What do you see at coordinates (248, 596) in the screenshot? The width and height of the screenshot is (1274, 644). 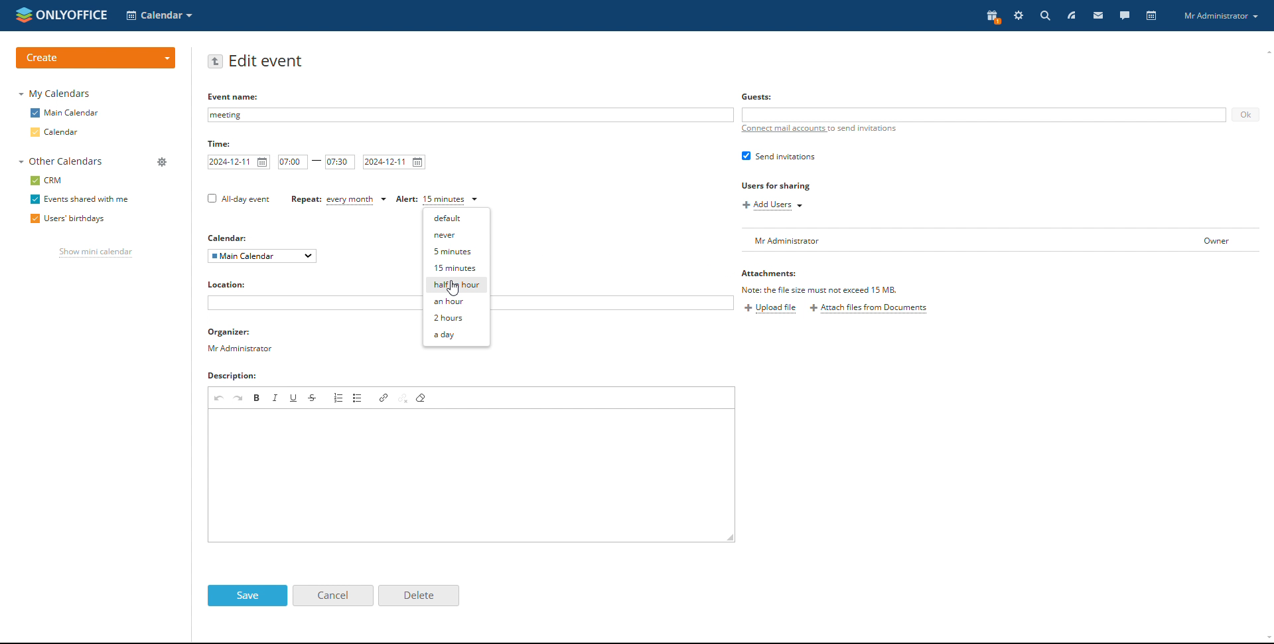 I see `save` at bounding box center [248, 596].